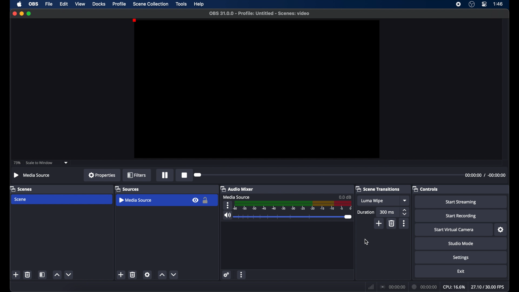 The image size is (519, 292). I want to click on timestamp, so click(485, 175).